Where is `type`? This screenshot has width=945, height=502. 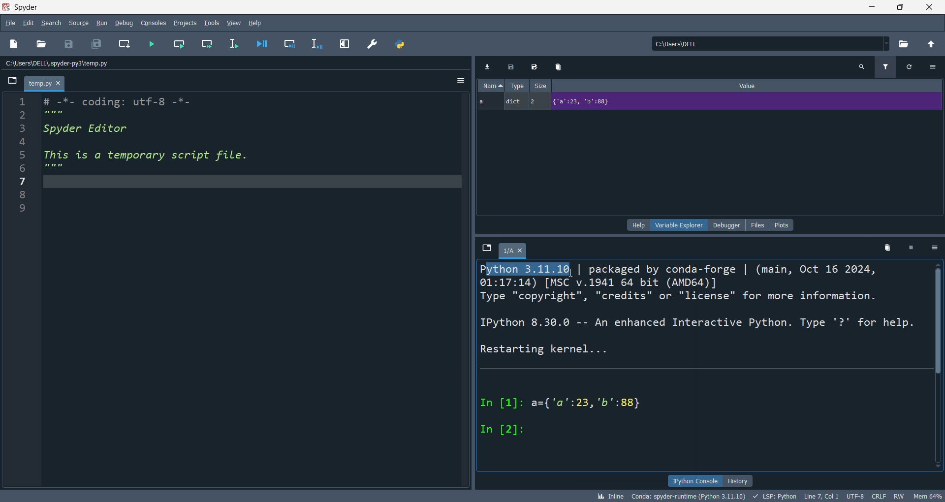
type is located at coordinates (516, 85).